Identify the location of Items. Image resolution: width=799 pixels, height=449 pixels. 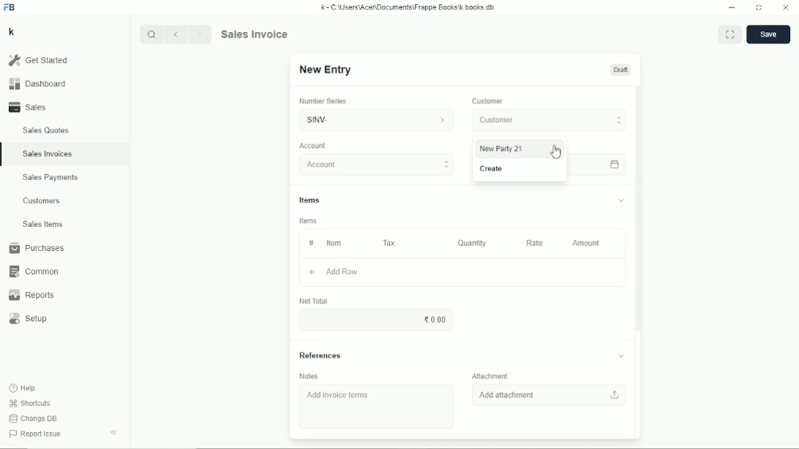
(309, 221).